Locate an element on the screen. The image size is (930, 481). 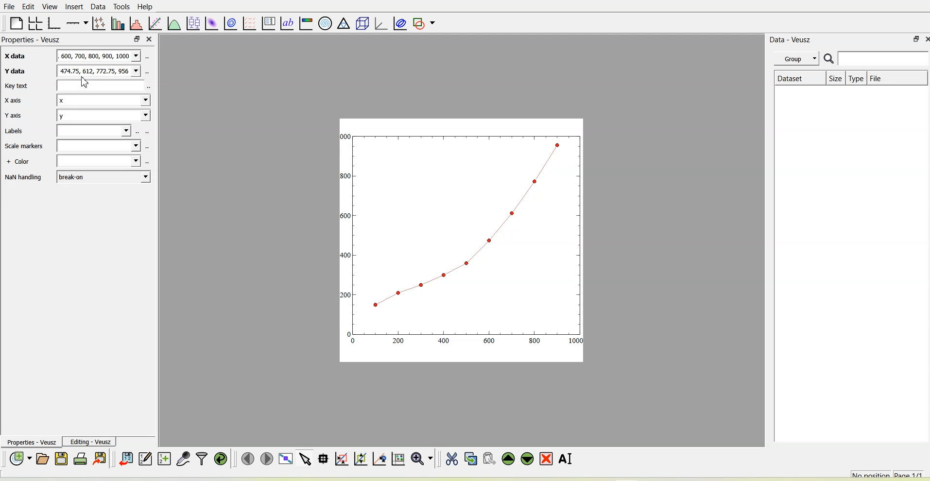
3d graph is located at coordinates (379, 22).